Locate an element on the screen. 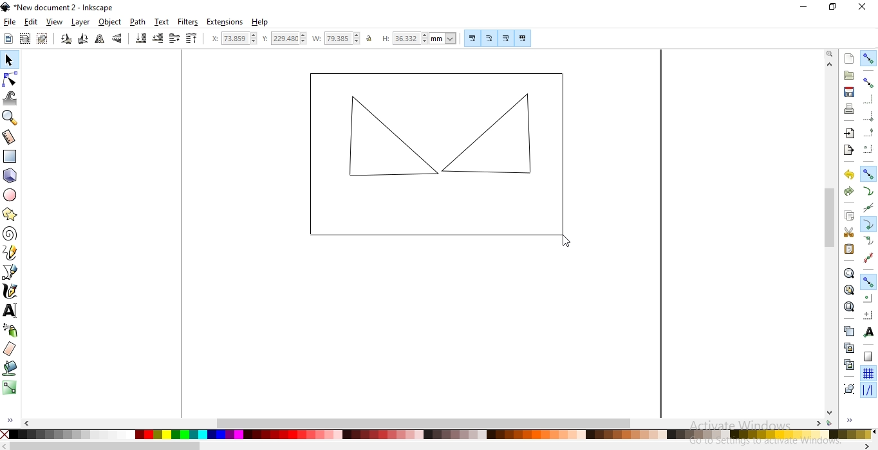 The height and width of the screenshot is (450, 878). open an existing document is located at coordinates (849, 75).